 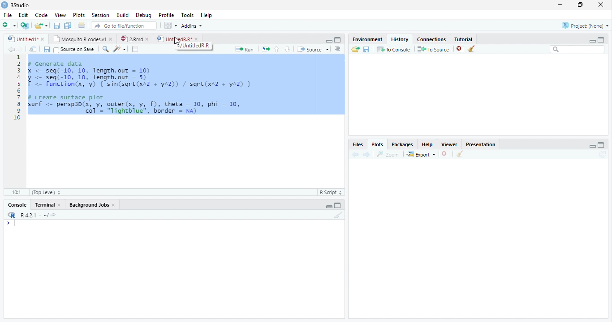 What do you see at coordinates (56, 25) in the screenshot?
I see `Save current document` at bounding box center [56, 25].